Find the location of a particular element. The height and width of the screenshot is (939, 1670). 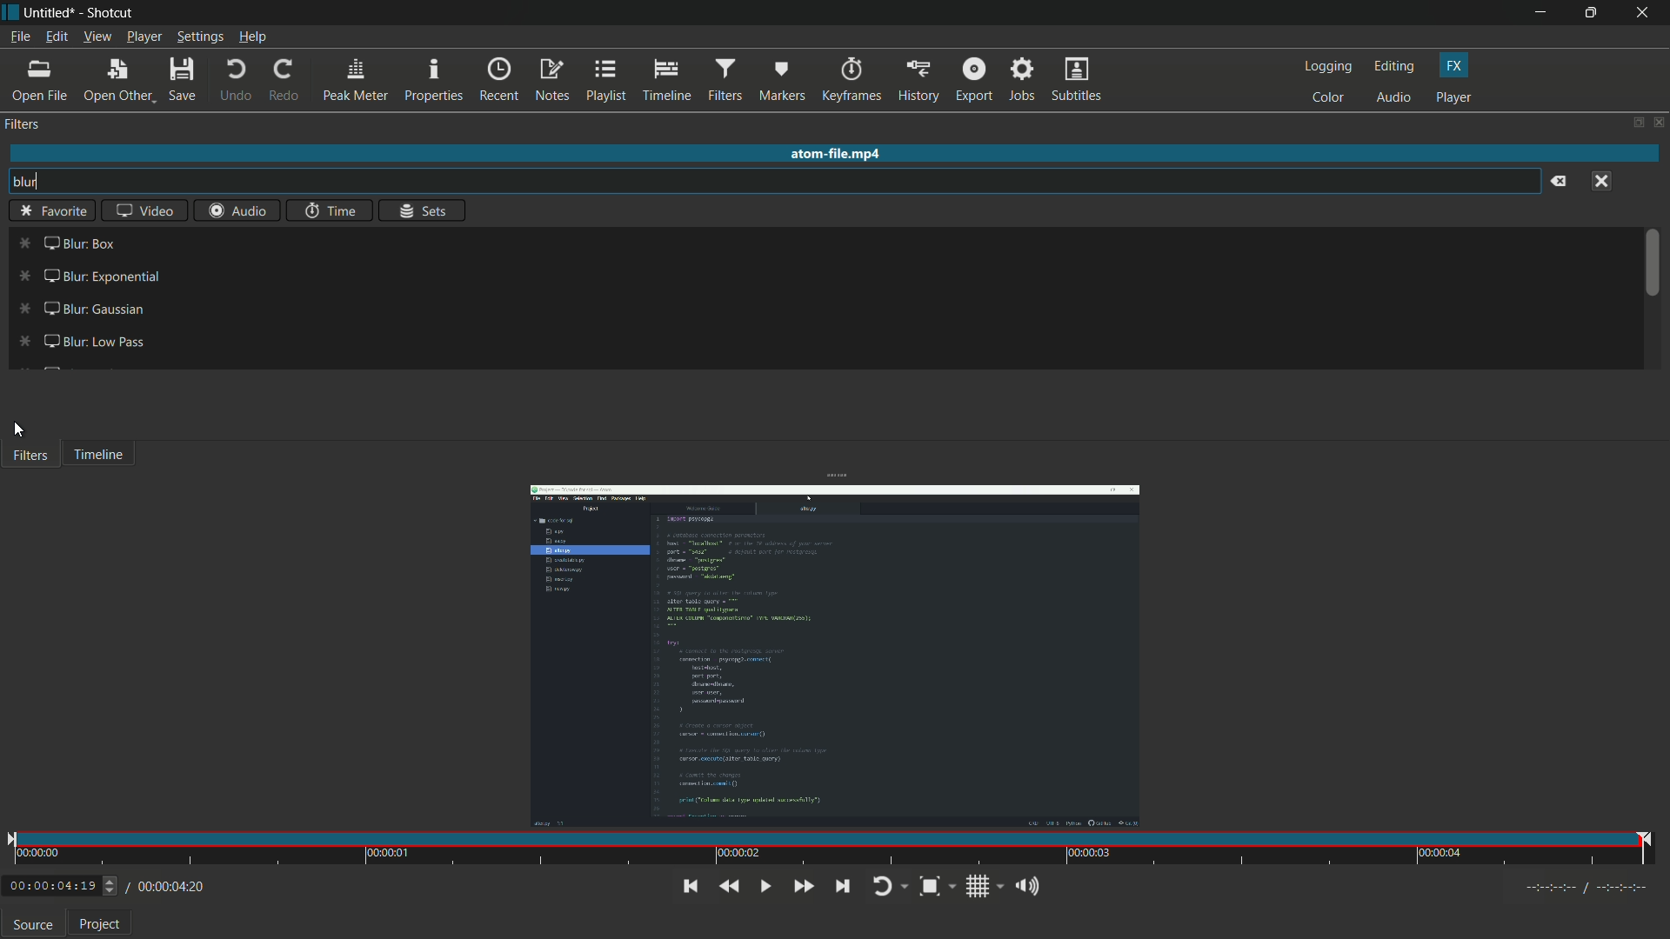

change layout is located at coordinates (1633, 122).